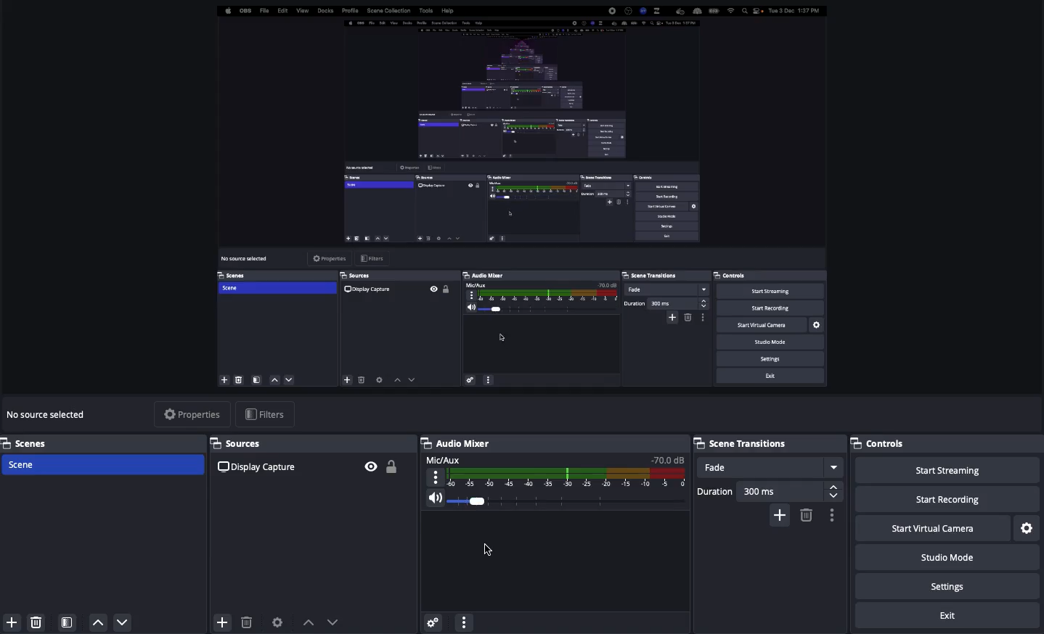 This screenshot has width=1044, height=634. What do you see at coordinates (552, 473) in the screenshot?
I see `Audio Mixer` at bounding box center [552, 473].